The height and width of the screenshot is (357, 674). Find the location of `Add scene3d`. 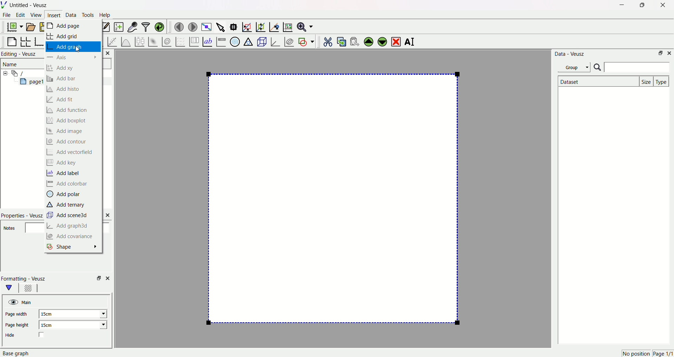

Add scene3d is located at coordinates (72, 215).